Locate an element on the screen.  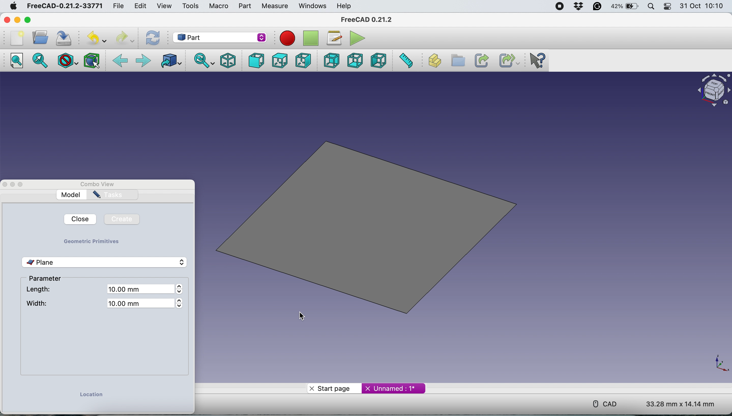
Unnamed : 1 is located at coordinates (394, 388).